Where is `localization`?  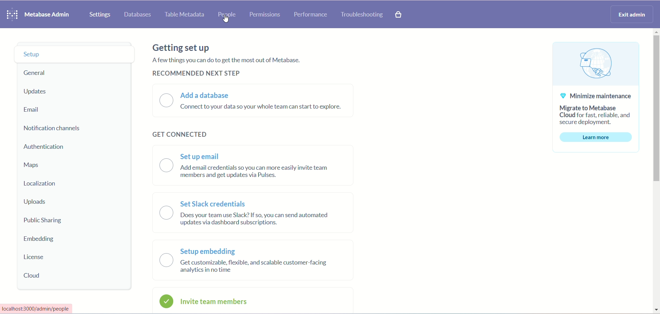 localization is located at coordinates (46, 183).